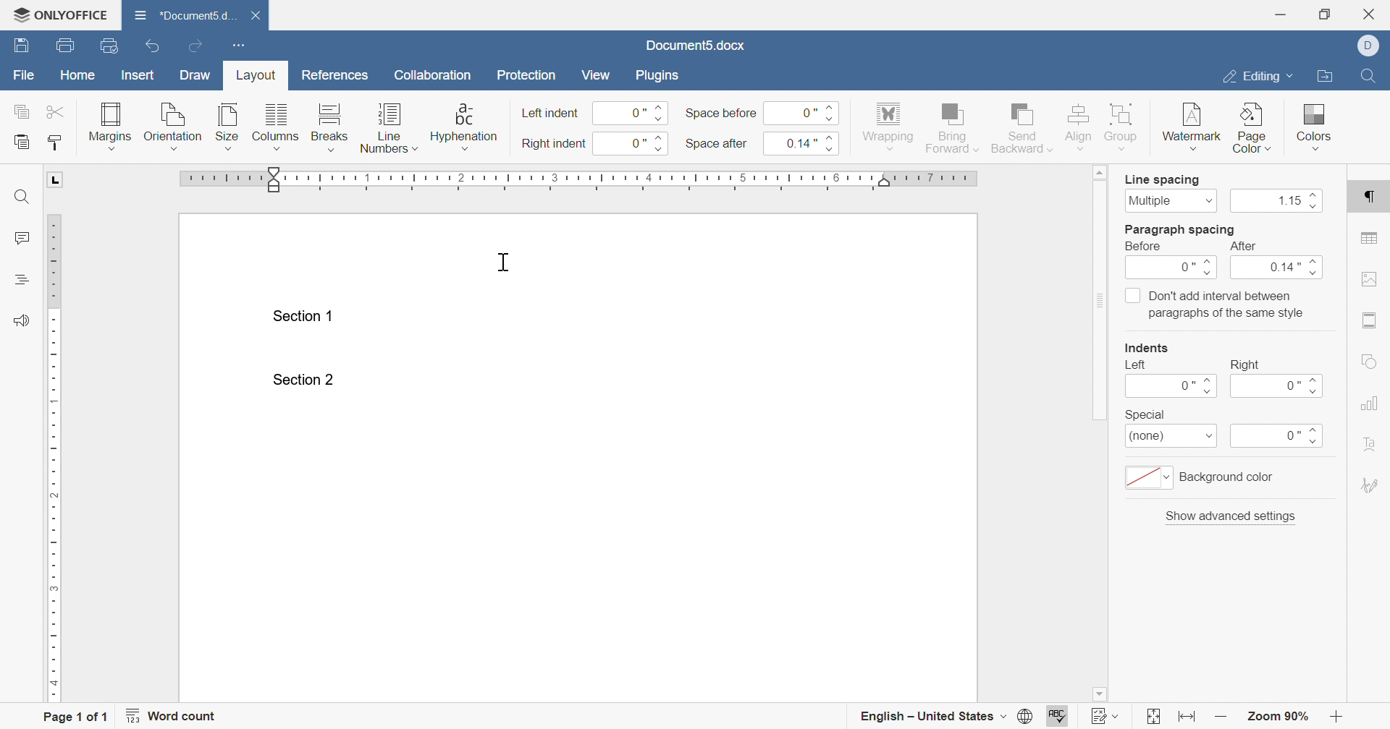 The height and width of the screenshot is (729, 1390). I want to click on paragraph spacing, so click(1181, 229).